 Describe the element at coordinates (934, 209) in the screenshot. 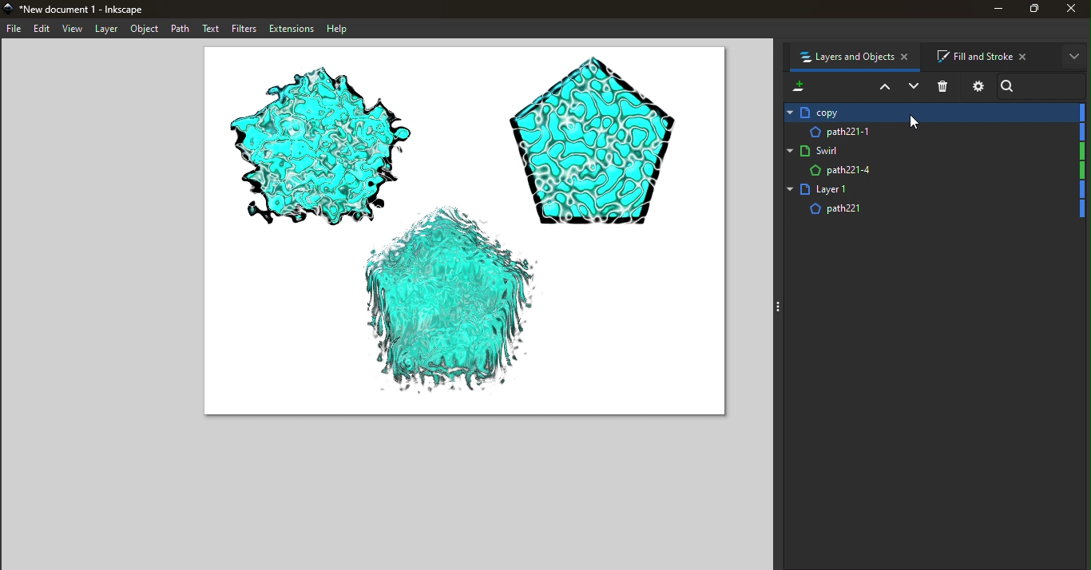

I see `Layer` at that location.